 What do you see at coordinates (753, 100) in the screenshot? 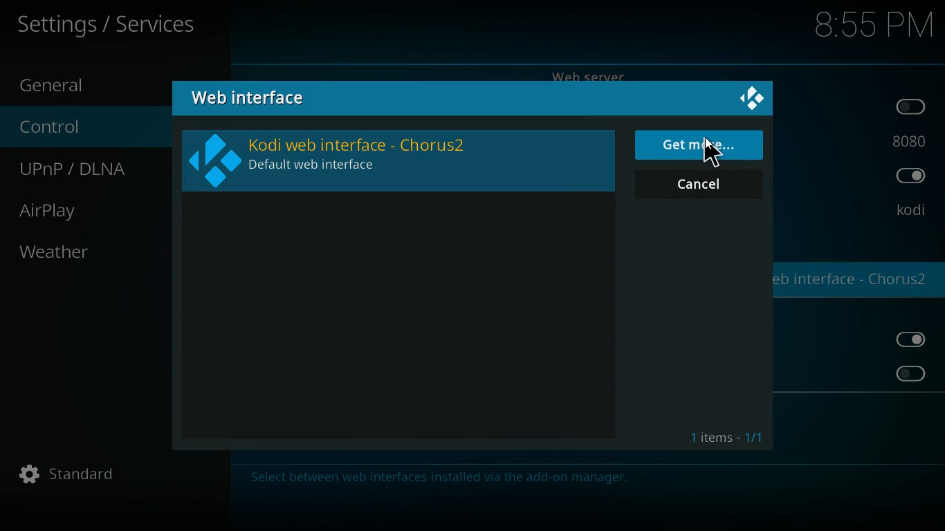
I see `kodi logo` at bounding box center [753, 100].